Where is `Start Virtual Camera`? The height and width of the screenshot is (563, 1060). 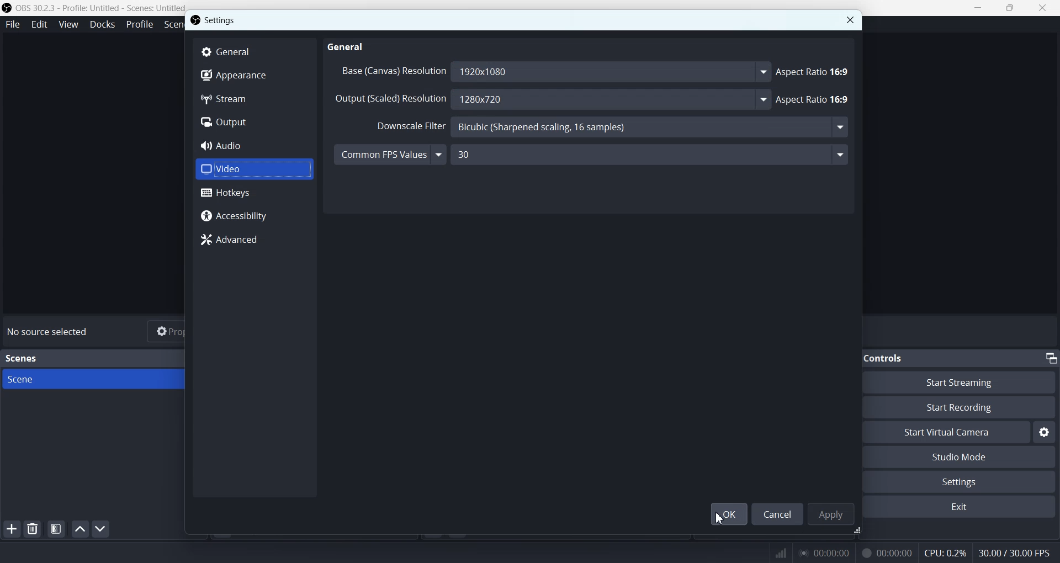
Start Virtual Camera is located at coordinates (952, 432).